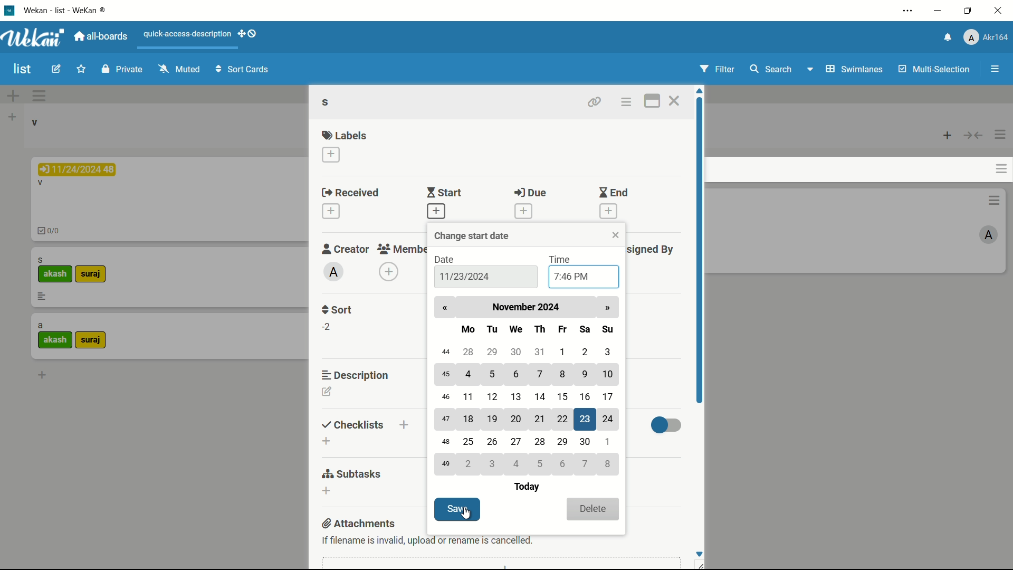 The height and width of the screenshot is (570, 1013). I want to click on label-1, so click(55, 274).